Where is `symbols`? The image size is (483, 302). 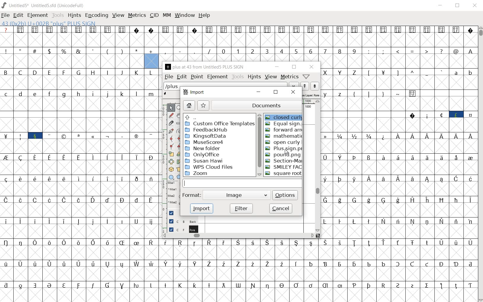 symbols is located at coordinates (239, 36).